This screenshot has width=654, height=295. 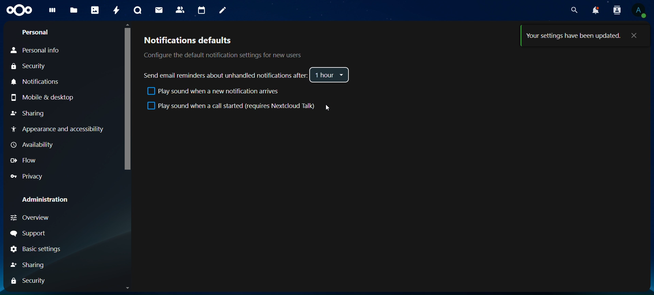 What do you see at coordinates (201, 10) in the screenshot?
I see `calendar` at bounding box center [201, 10].